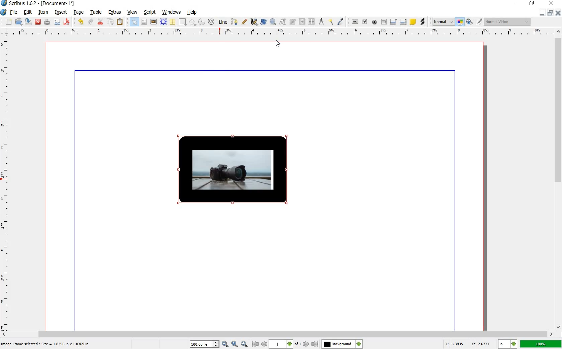 This screenshot has width=562, height=349. I want to click on bezier curve, so click(233, 22).